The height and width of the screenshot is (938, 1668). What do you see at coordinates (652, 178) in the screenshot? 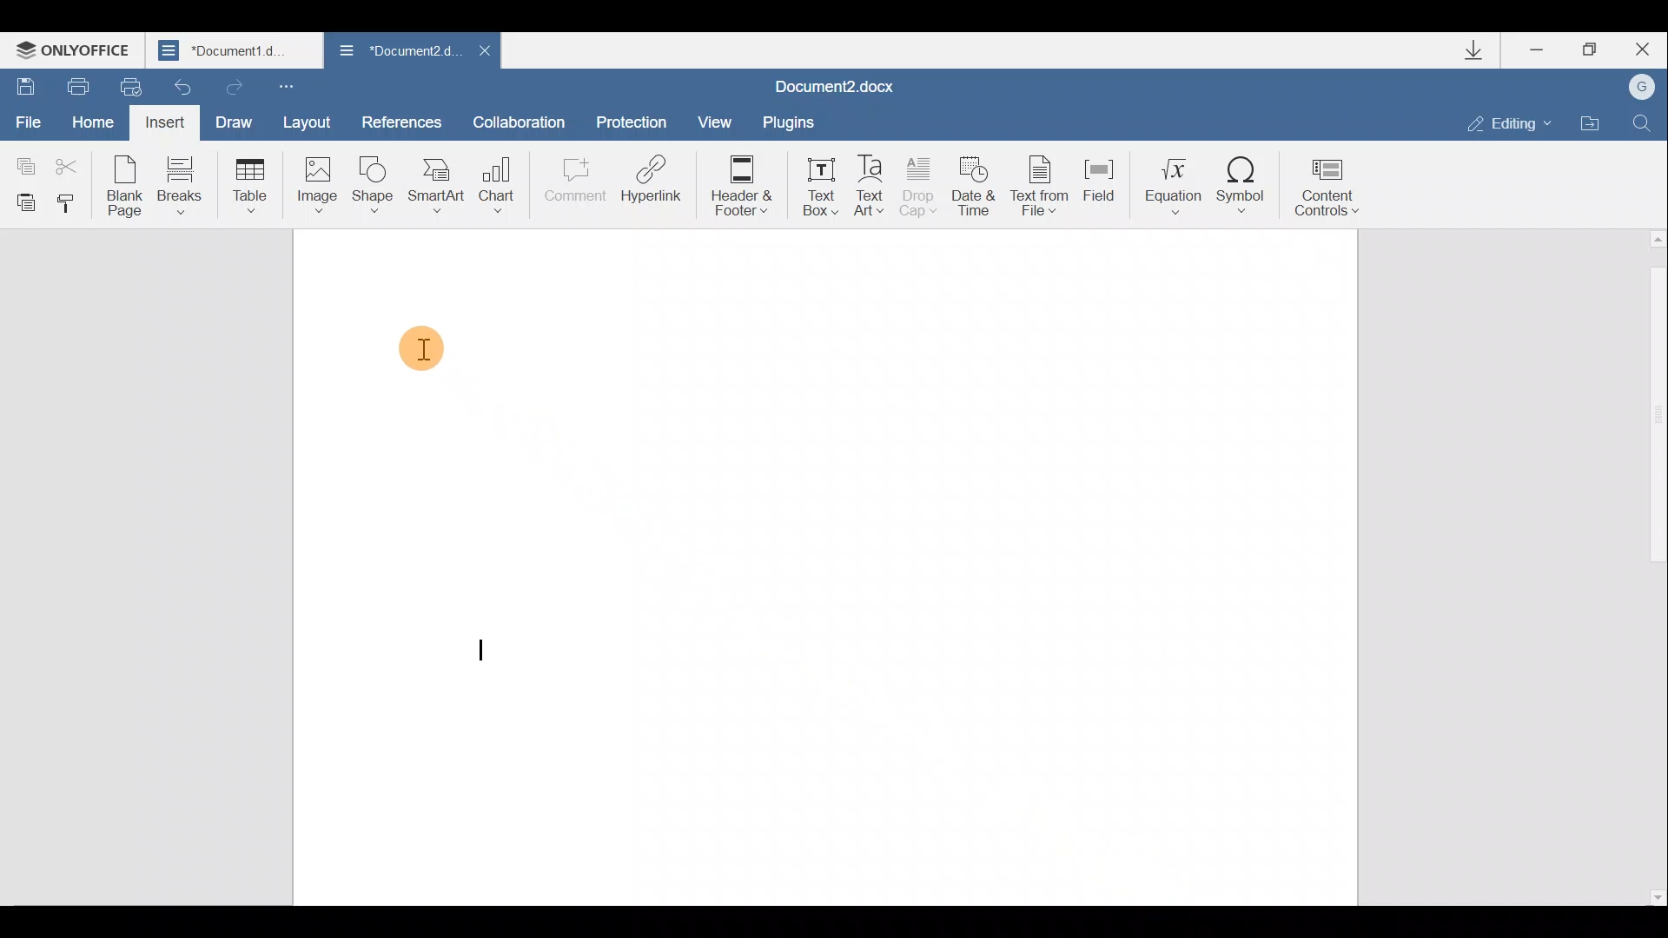
I see `Hyperlink` at bounding box center [652, 178].